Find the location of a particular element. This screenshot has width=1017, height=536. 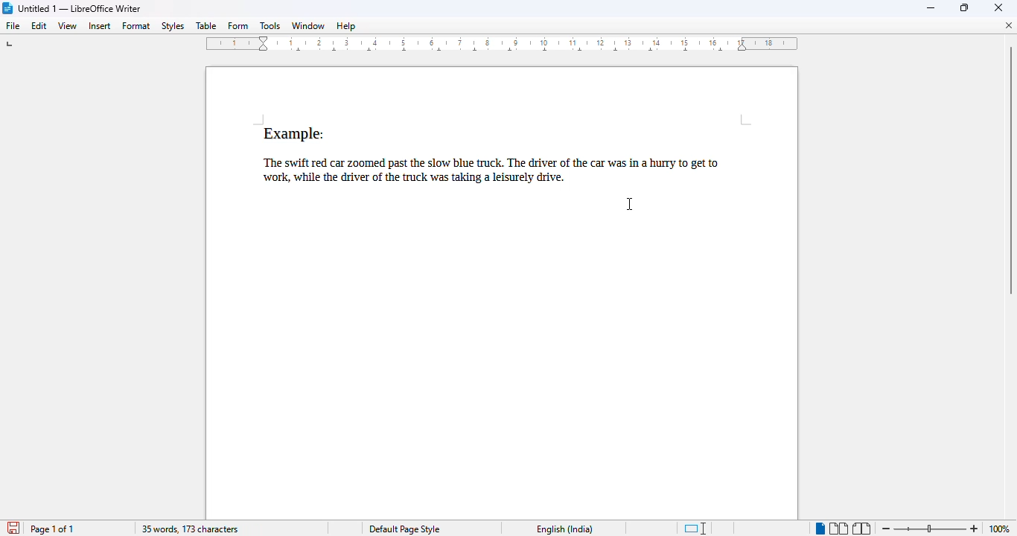

Zoom in is located at coordinates (975, 526).